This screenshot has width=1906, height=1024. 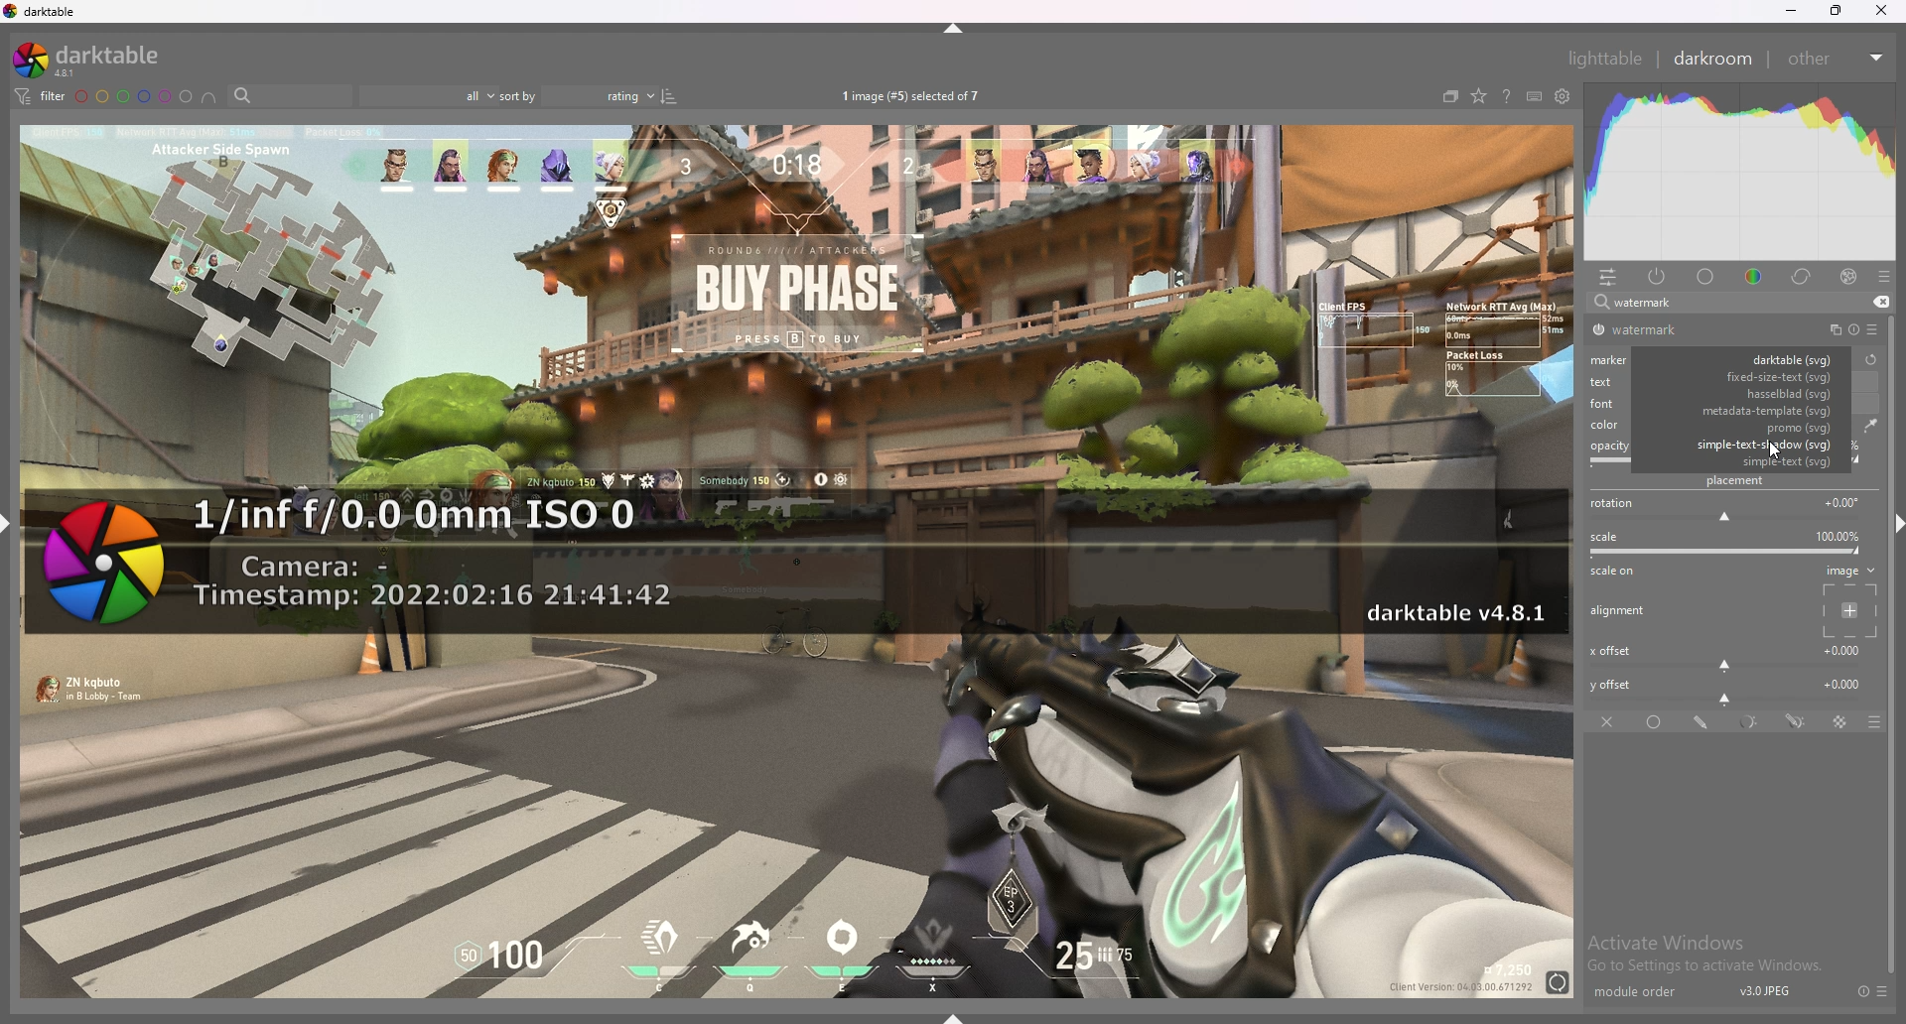 What do you see at coordinates (1749, 429) in the screenshot?
I see `promo svg` at bounding box center [1749, 429].